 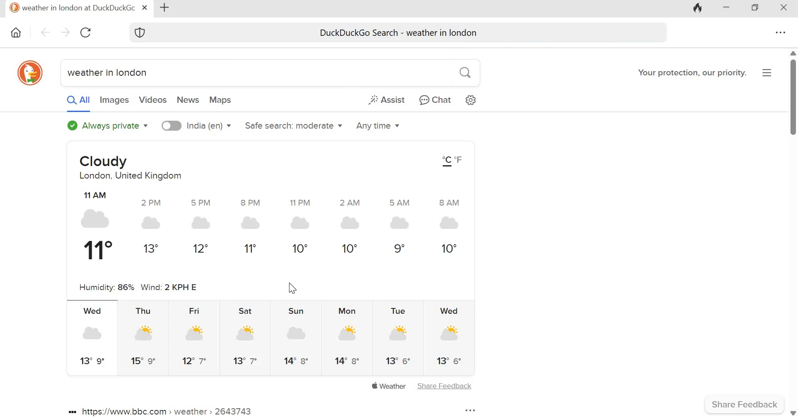 What do you see at coordinates (444, 386) in the screenshot?
I see `Share Feedback` at bounding box center [444, 386].